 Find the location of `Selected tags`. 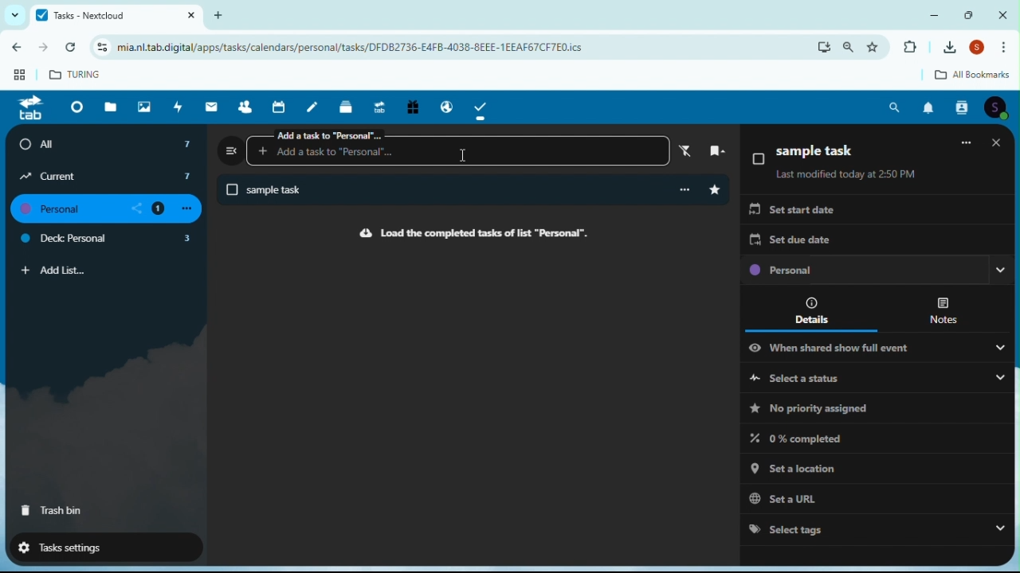

Selected tags is located at coordinates (874, 528).